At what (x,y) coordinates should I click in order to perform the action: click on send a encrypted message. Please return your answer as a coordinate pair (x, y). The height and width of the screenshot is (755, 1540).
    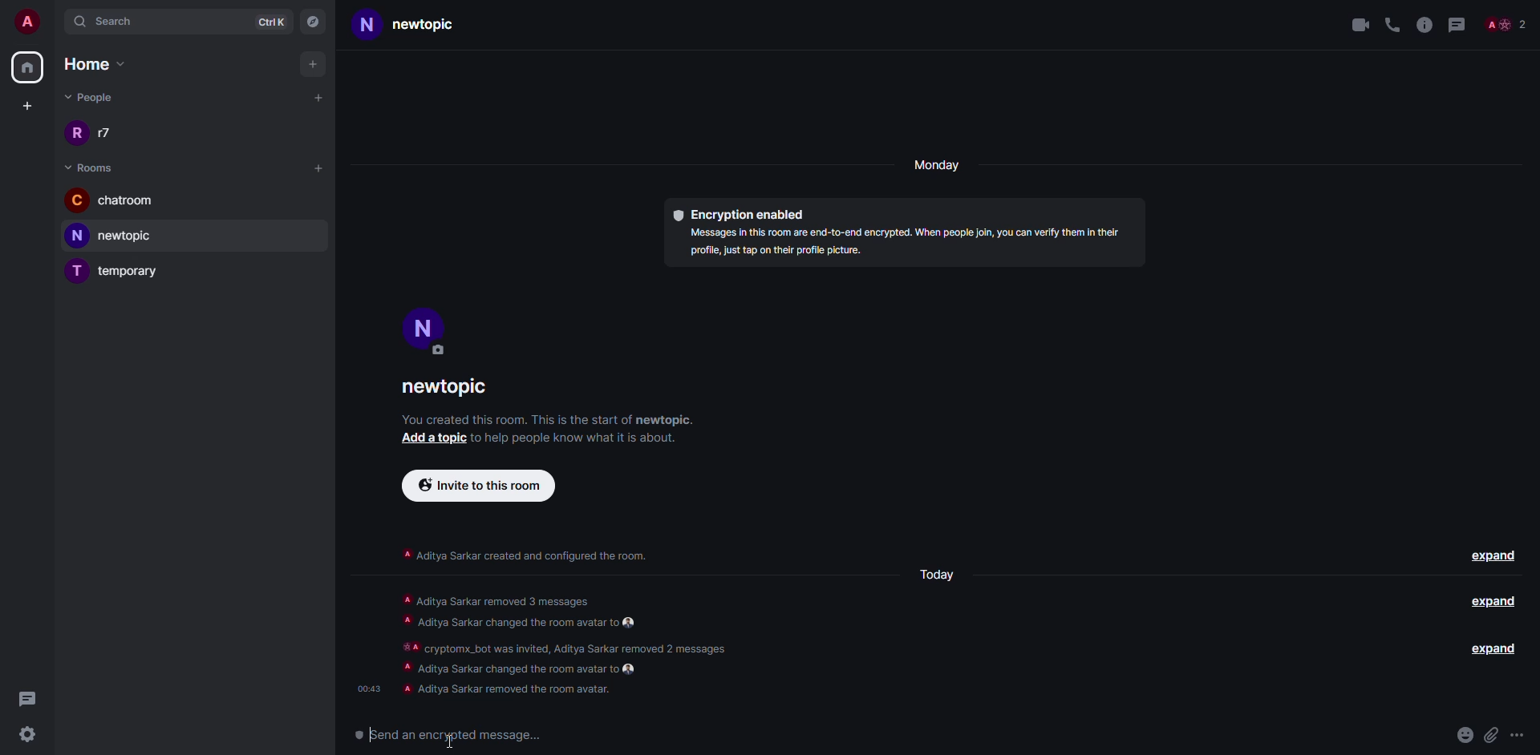
    Looking at the image, I should click on (467, 736).